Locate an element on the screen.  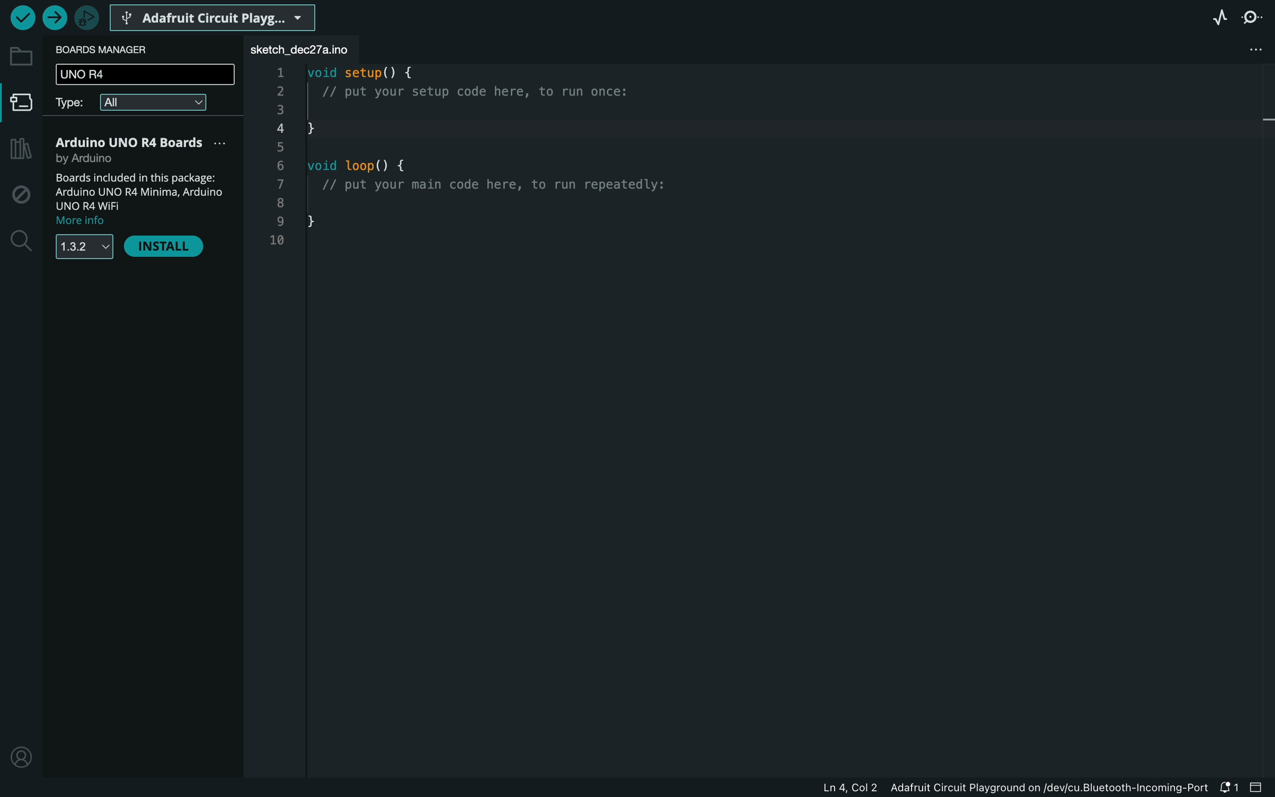
library manager is located at coordinates (20, 147).